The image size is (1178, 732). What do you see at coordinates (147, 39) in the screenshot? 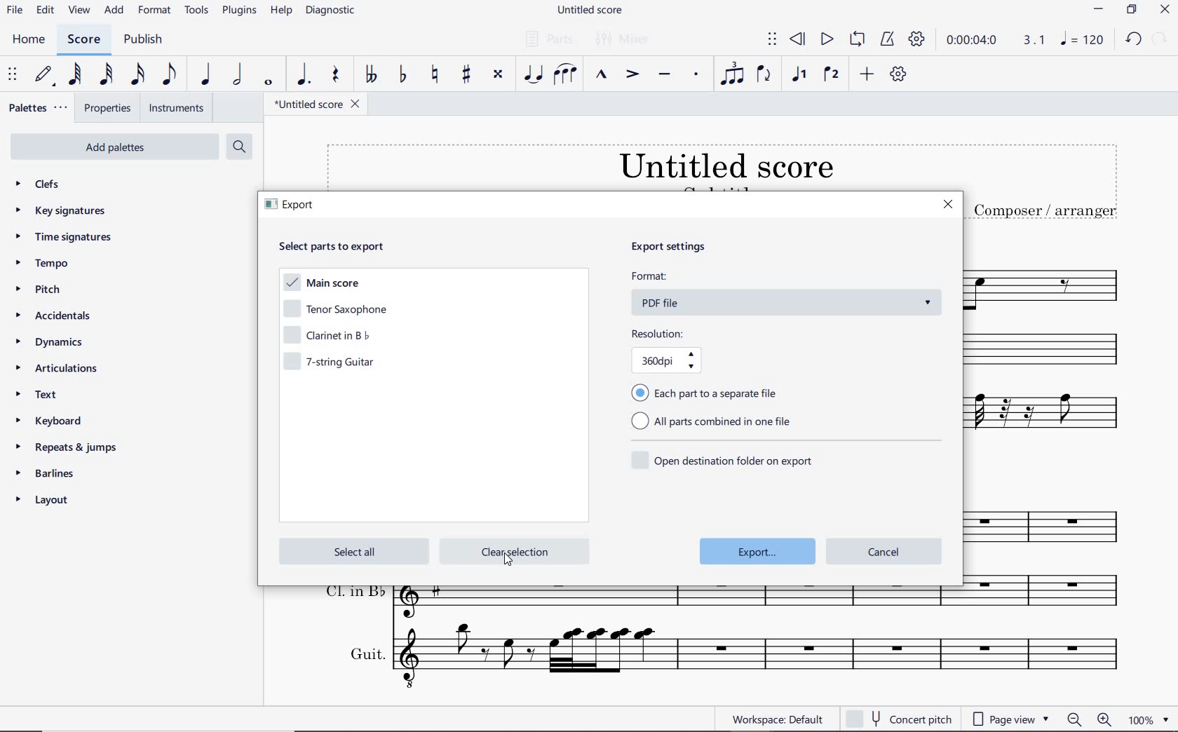
I see `PUBLISH` at bounding box center [147, 39].